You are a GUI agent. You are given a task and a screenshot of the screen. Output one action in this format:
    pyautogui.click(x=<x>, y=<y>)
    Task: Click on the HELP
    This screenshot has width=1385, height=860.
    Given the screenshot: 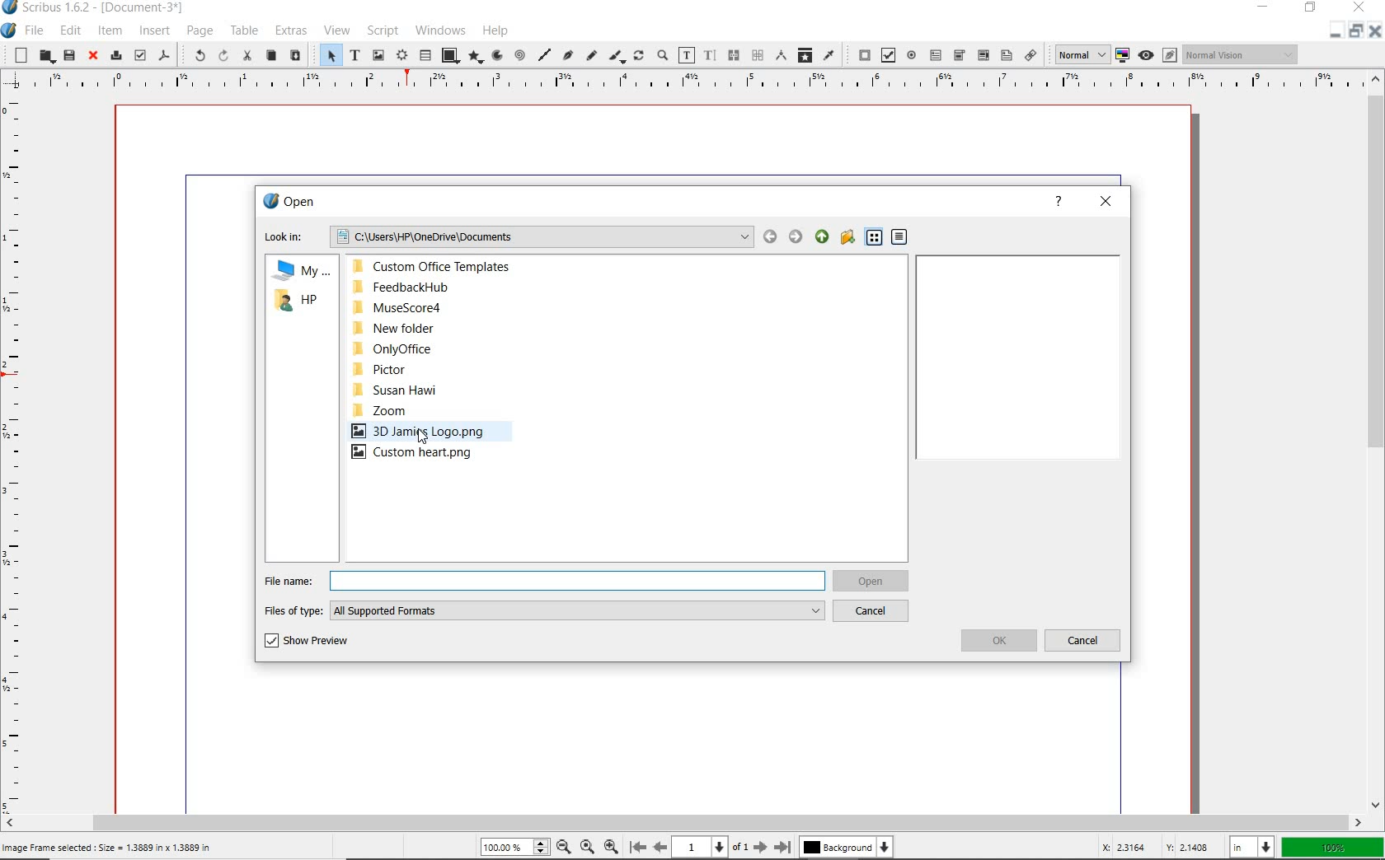 What is the action you would take?
    pyautogui.click(x=496, y=30)
    